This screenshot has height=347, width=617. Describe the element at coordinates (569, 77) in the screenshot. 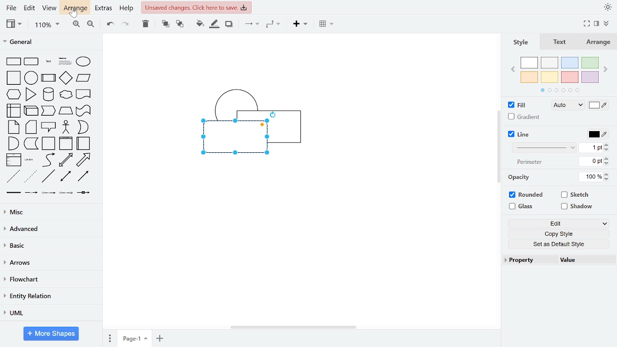

I see `red` at that location.